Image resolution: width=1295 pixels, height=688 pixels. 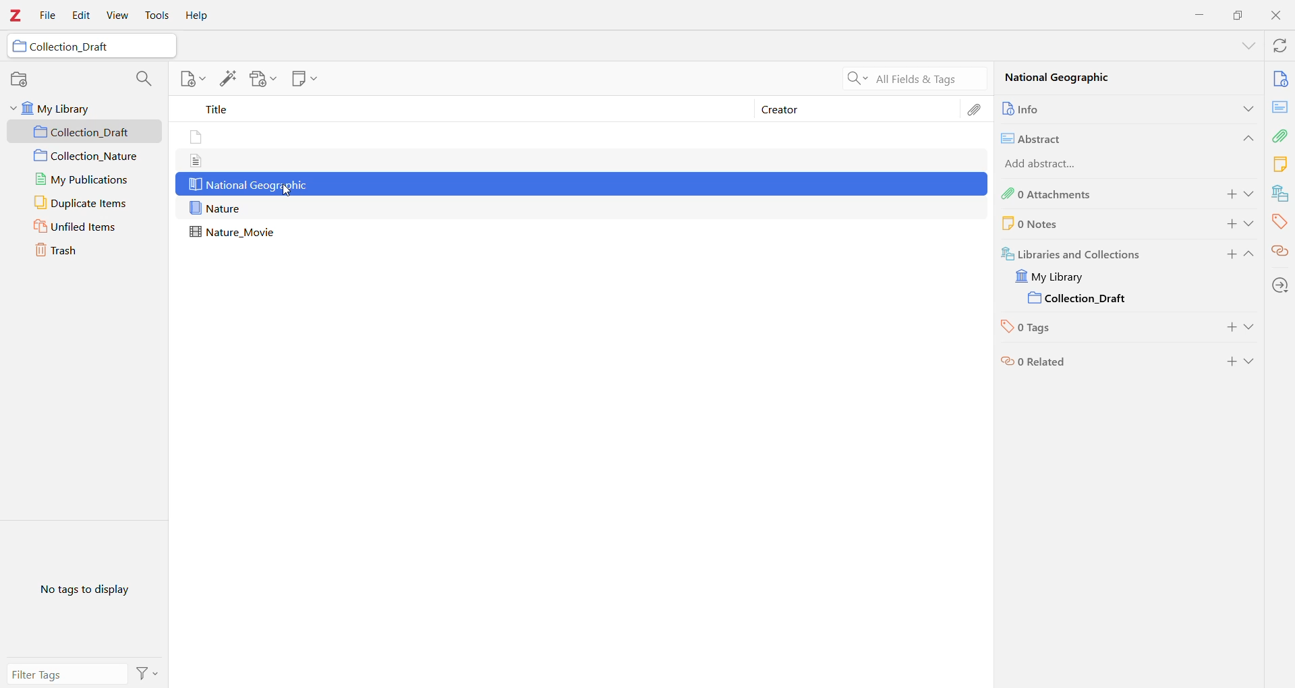 What do you see at coordinates (1280, 78) in the screenshot?
I see `Info` at bounding box center [1280, 78].